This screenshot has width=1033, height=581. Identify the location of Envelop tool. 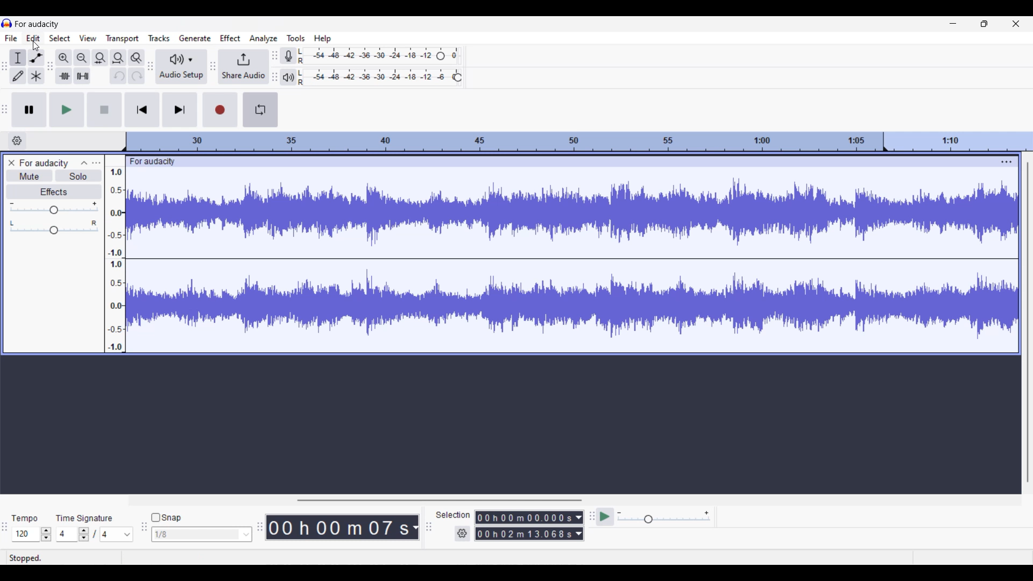
(36, 58).